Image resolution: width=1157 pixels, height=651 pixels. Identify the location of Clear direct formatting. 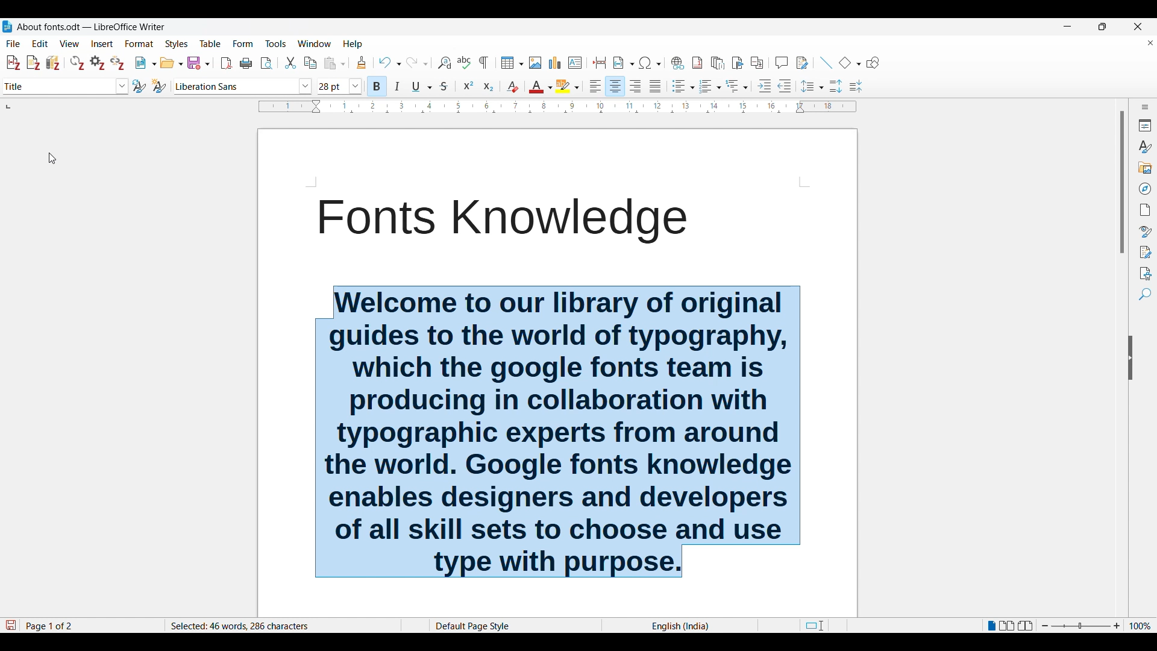
(513, 87).